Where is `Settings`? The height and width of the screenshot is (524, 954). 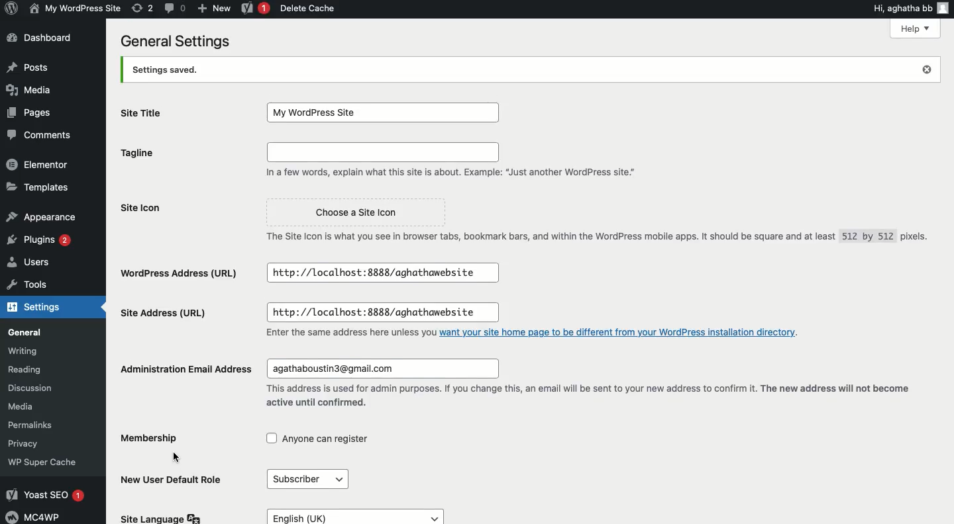 Settings is located at coordinates (35, 307).